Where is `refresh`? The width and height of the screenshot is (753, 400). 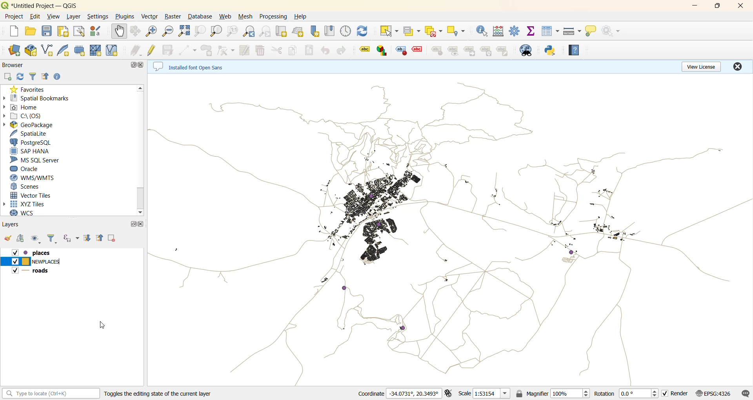
refresh is located at coordinates (364, 31).